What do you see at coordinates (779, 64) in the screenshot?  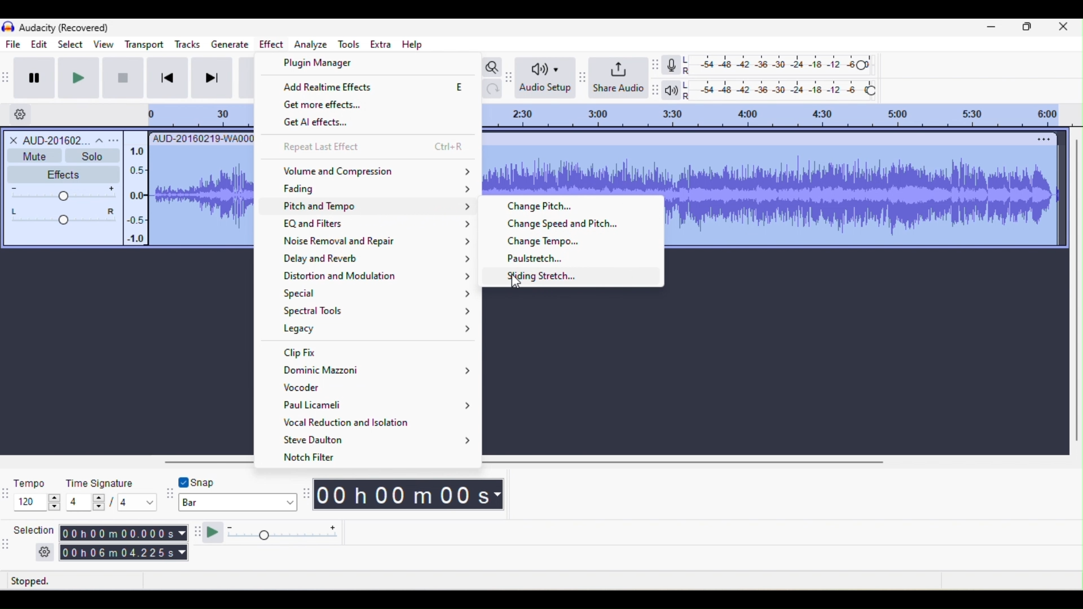 I see `recording level` at bounding box center [779, 64].